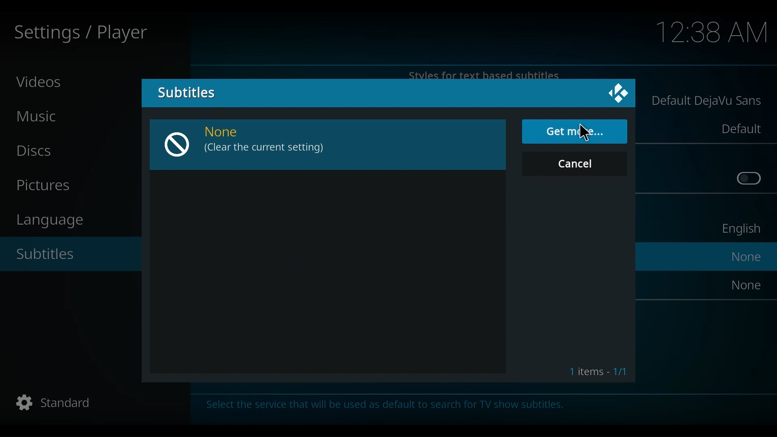 The height and width of the screenshot is (437, 777). What do you see at coordinates (576, 163) in the screenshot?
I see `Cancel` at bounding box center [576, 163].